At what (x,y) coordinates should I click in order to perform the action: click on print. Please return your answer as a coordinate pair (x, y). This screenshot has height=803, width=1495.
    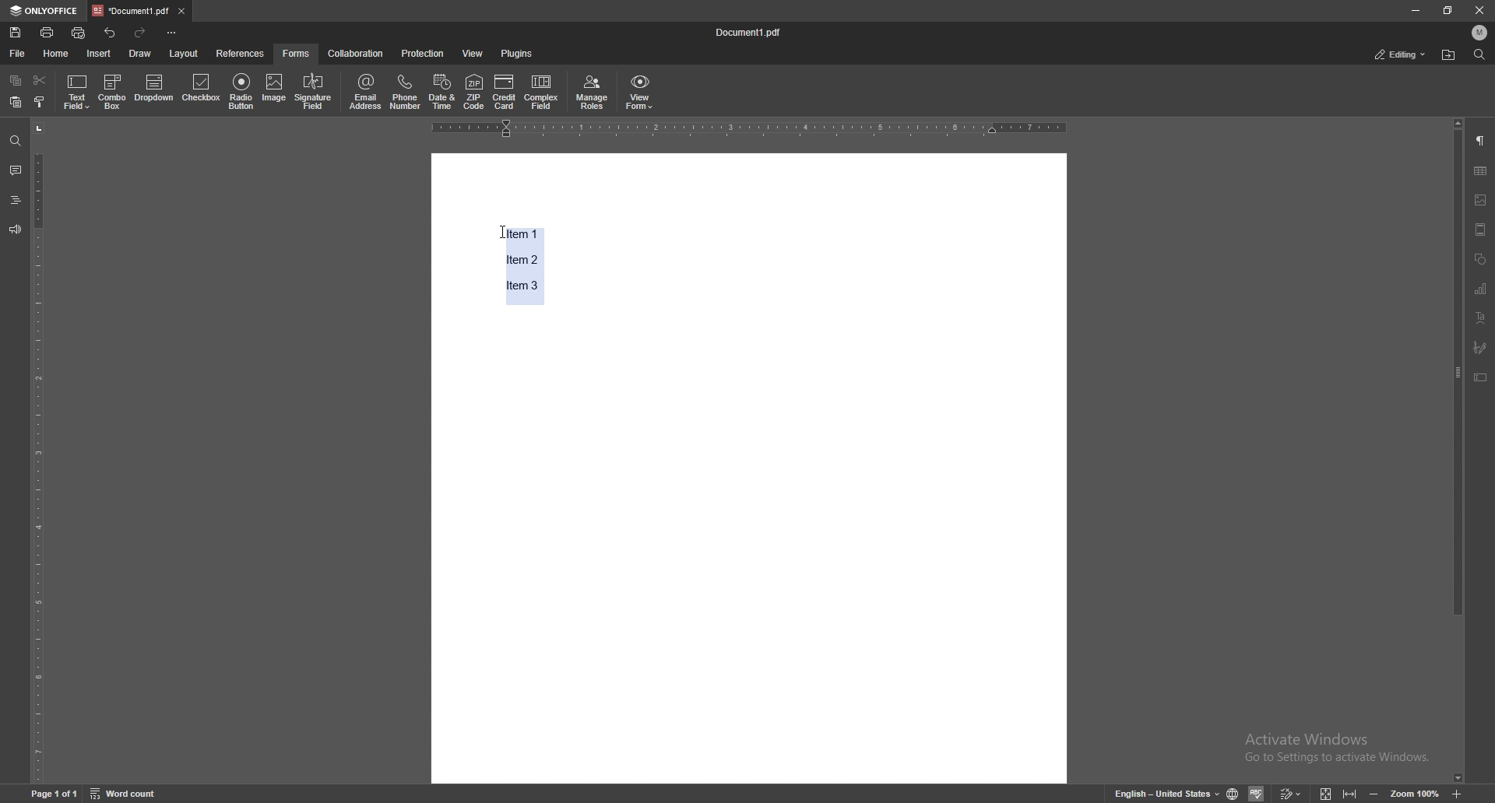
    Looking at the image, I should click on (47, 32).